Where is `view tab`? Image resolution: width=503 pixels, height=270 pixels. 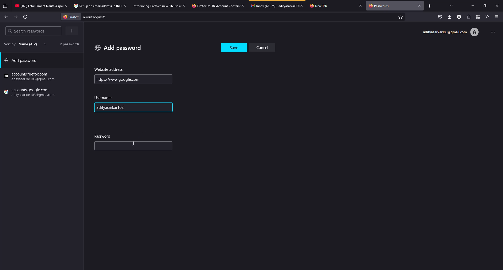
view tab is located at coordinates (451, 6).